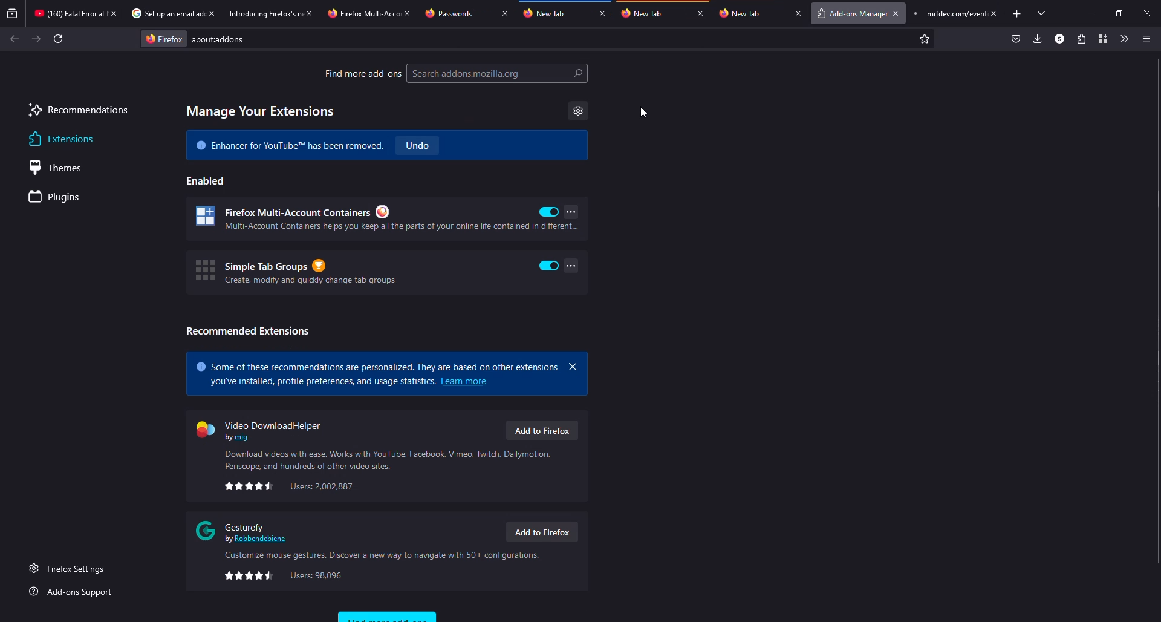 The height and width of the screenshot is (622, 1161). Describe the element at coordinates (73, 592) in the screenshot. I see `add-on support` at that location.